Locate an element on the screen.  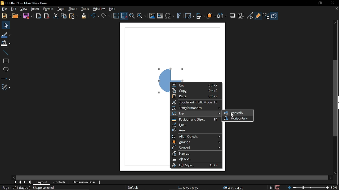
Edit Style   Alt+P is located at coordinates (195, 165).